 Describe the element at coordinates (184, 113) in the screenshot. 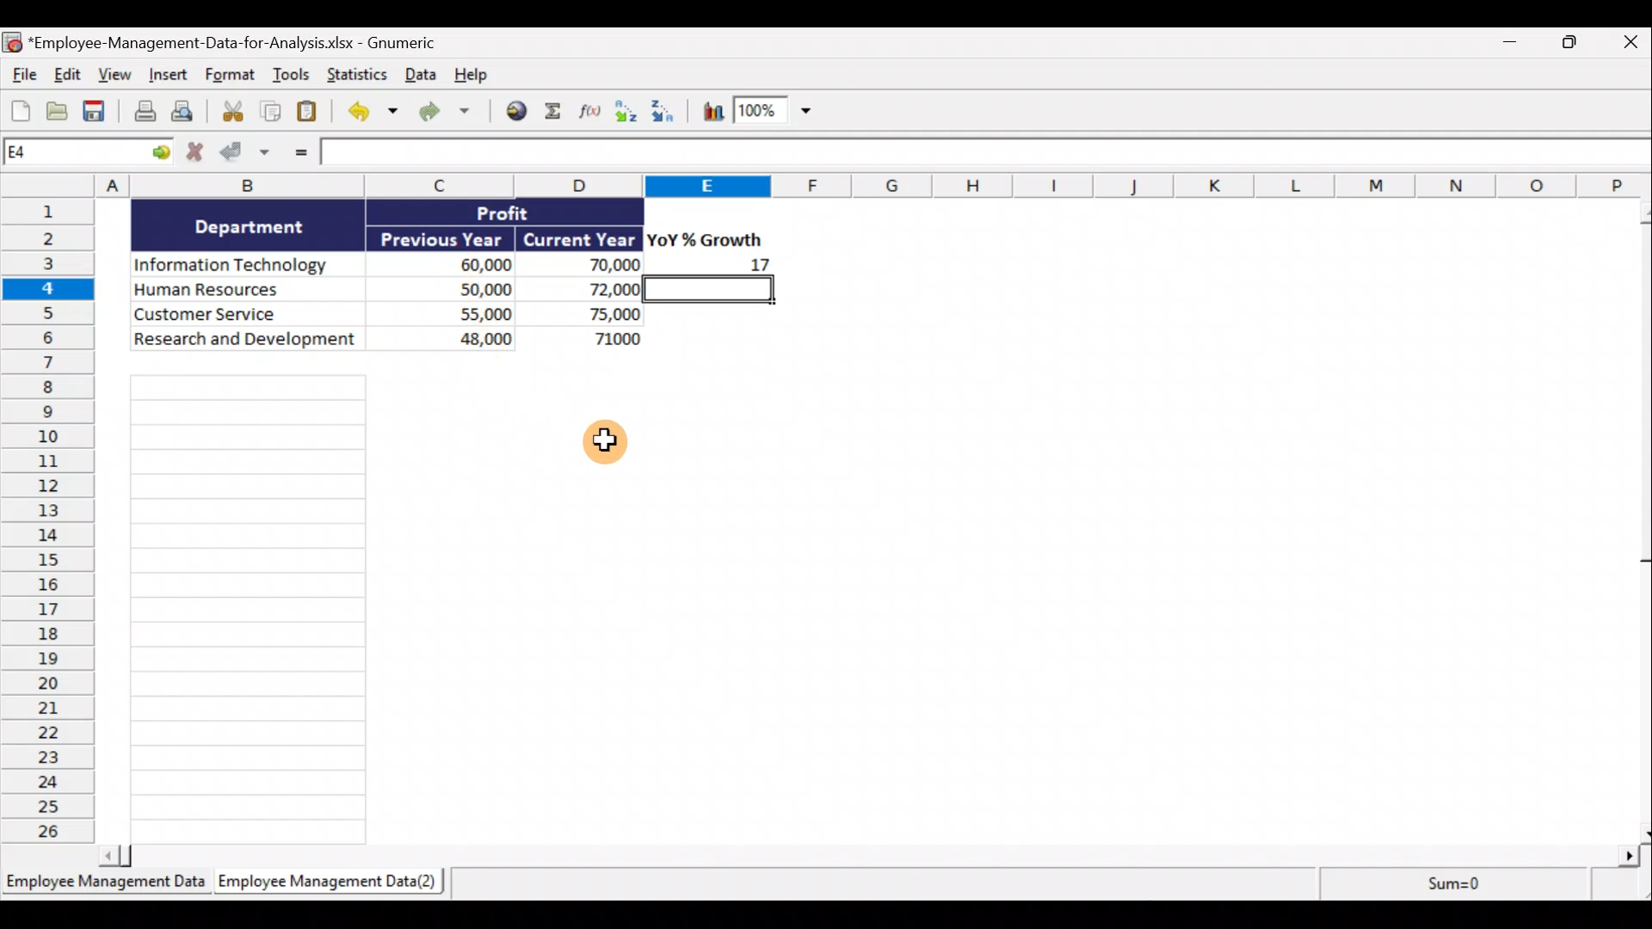

I see `Print preview` at that location.